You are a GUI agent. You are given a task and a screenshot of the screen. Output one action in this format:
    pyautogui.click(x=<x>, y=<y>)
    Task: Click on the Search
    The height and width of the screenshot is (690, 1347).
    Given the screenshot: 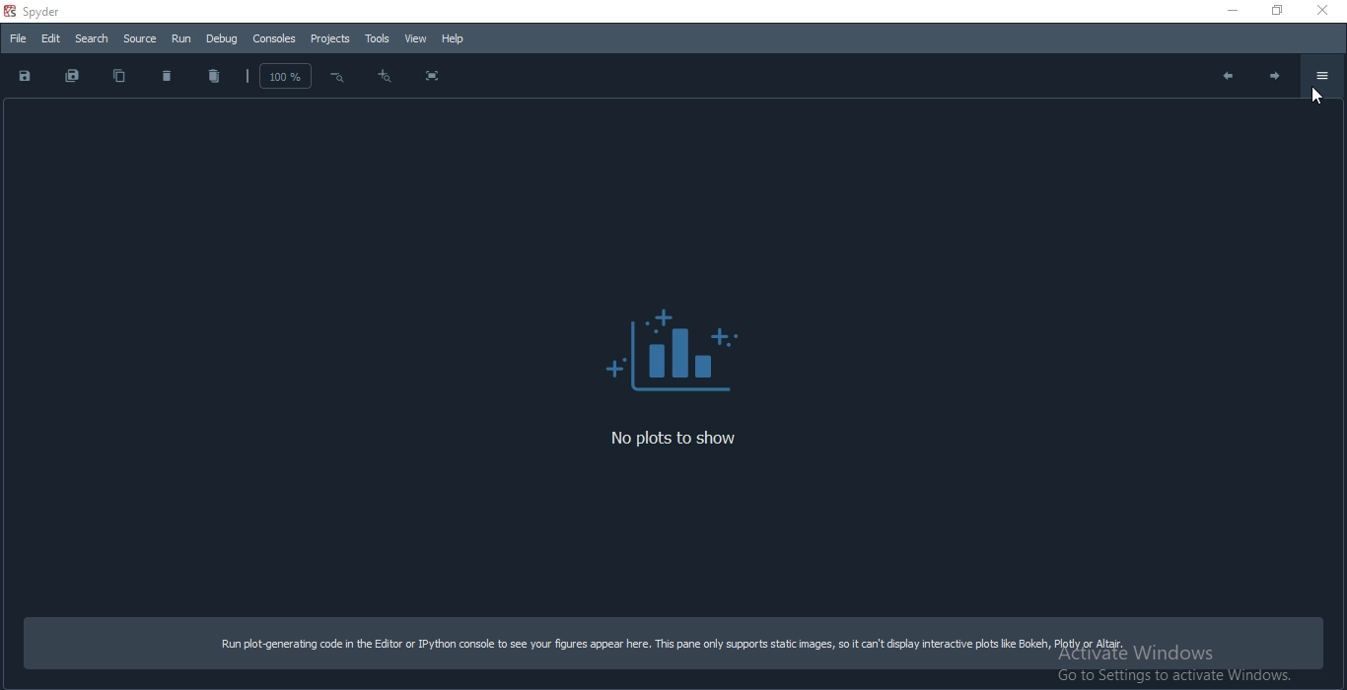 What is the action you would take?
    pyautogui.click(x=91, y=37)
    